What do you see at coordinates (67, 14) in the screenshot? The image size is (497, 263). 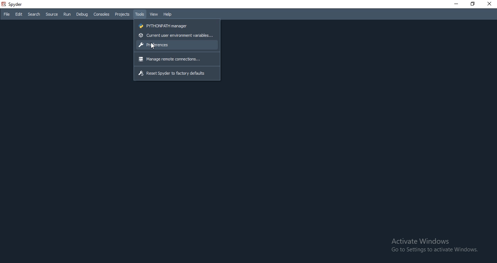 I see `Run` at bounding box center [67, 14].